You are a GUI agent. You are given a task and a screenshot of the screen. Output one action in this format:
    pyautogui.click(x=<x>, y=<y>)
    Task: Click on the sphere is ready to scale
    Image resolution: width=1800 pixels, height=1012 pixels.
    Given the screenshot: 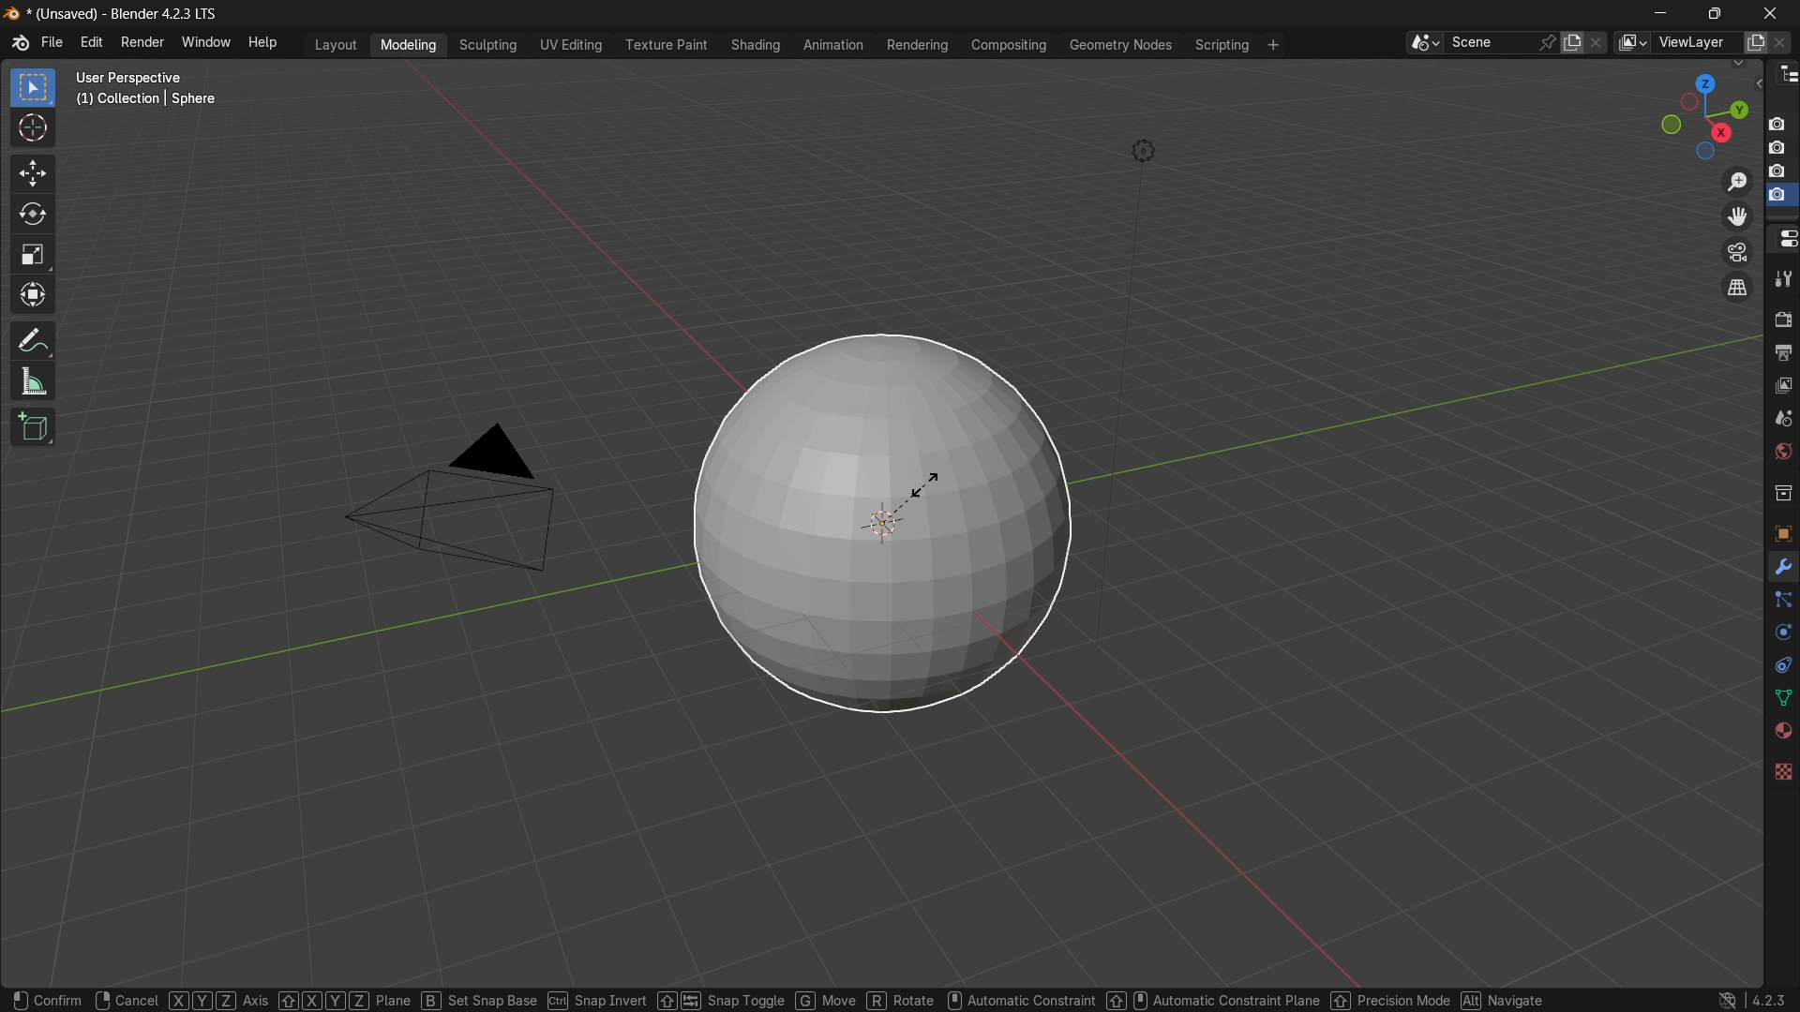 What is the action you would take?
    pyautogui.click(x=907, y=499)
    